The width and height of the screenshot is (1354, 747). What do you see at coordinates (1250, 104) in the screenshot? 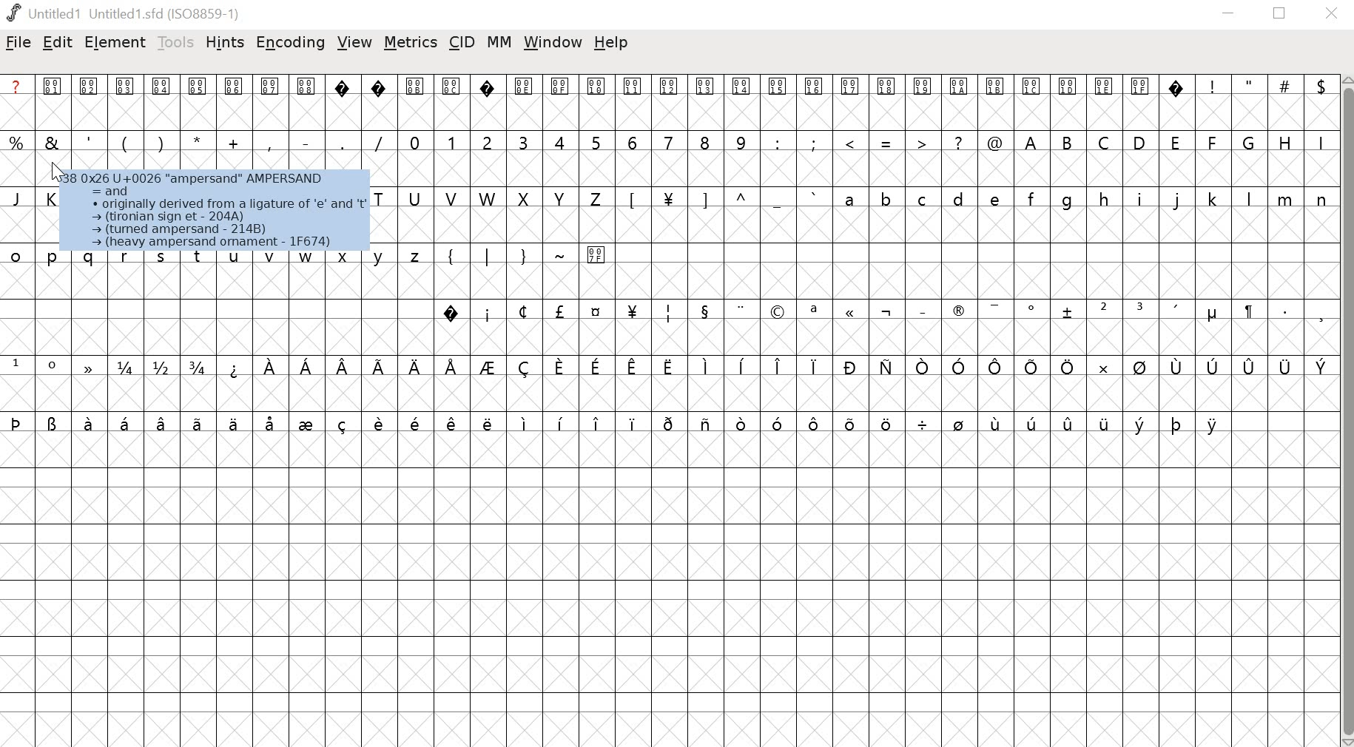
I see `"` at bounding box center [1250, 104].